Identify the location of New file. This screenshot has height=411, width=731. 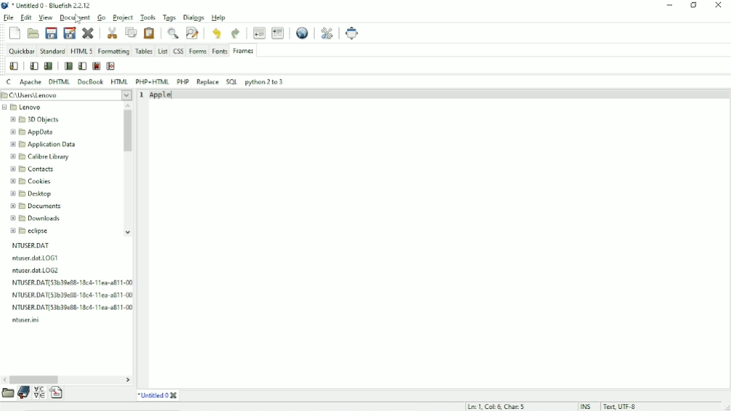
(14, 32).